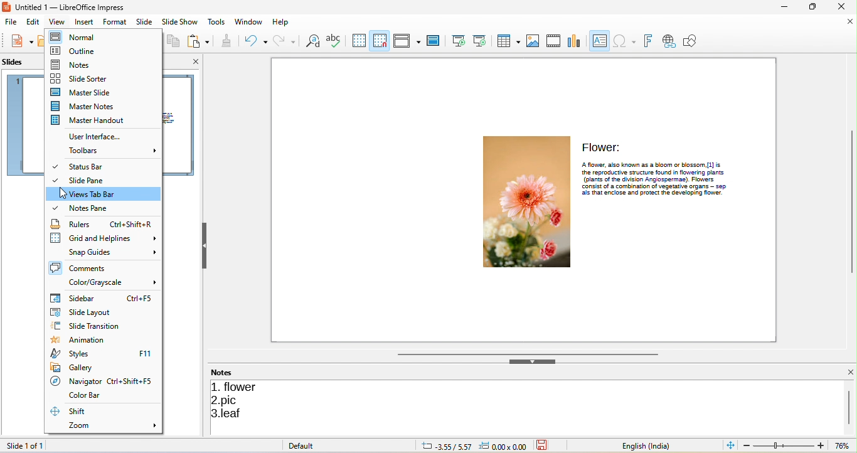  I want to click on current zoom, so click(845, 445).